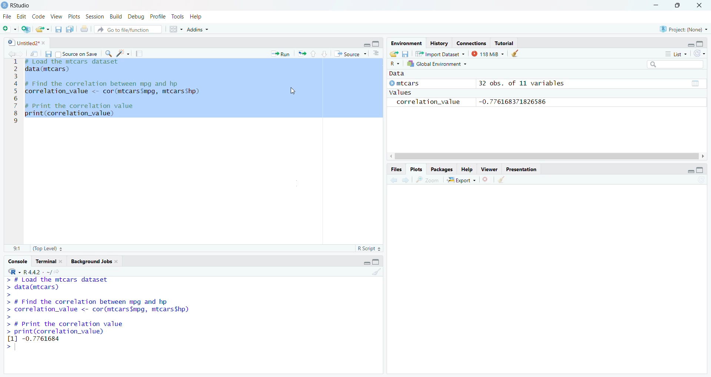  What do you see at coordinates (684, 30) in the screenshot?
I see `Project (None)` at bounding box center [684, 30].